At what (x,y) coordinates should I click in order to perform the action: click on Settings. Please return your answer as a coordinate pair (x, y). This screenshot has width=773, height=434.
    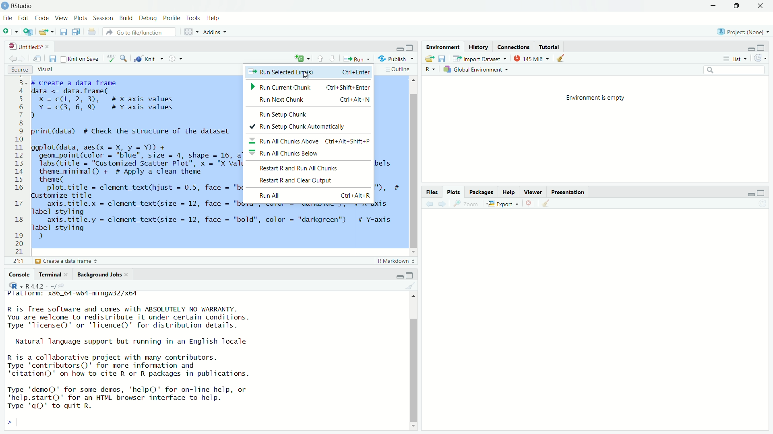
    Looking at the image, I should click on (176, 59).